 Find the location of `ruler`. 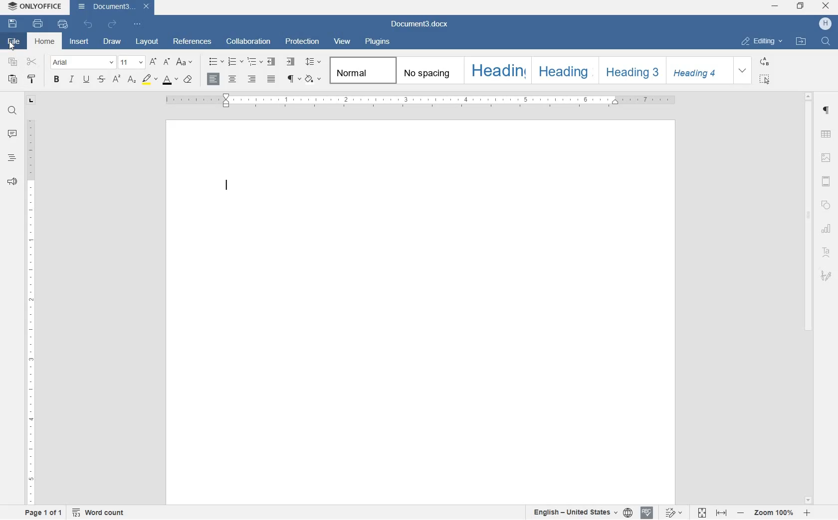

ruler is located at coordinates (425, 101).